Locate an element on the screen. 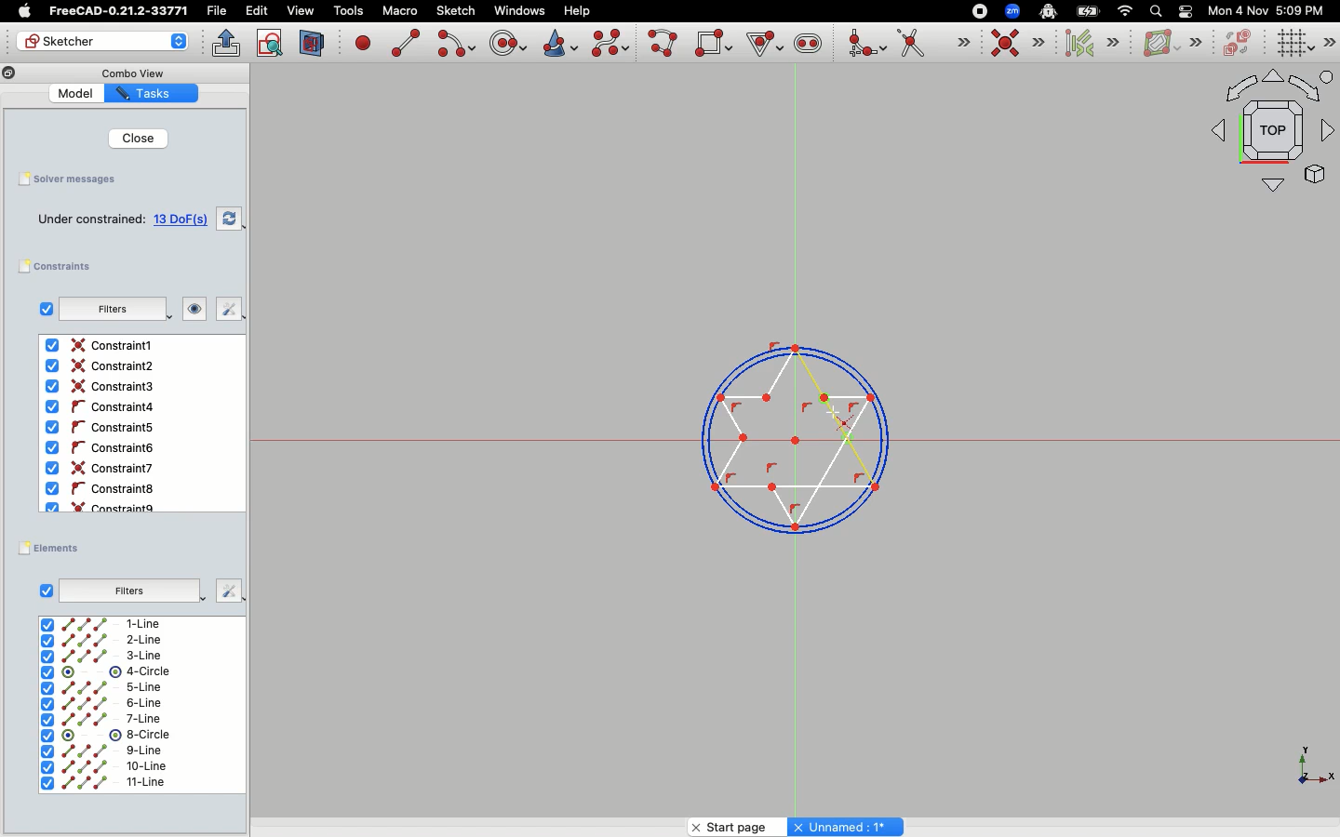 The height and width of the screenshot is (837, 1340). Constraints is located at coordinates (62, 267).